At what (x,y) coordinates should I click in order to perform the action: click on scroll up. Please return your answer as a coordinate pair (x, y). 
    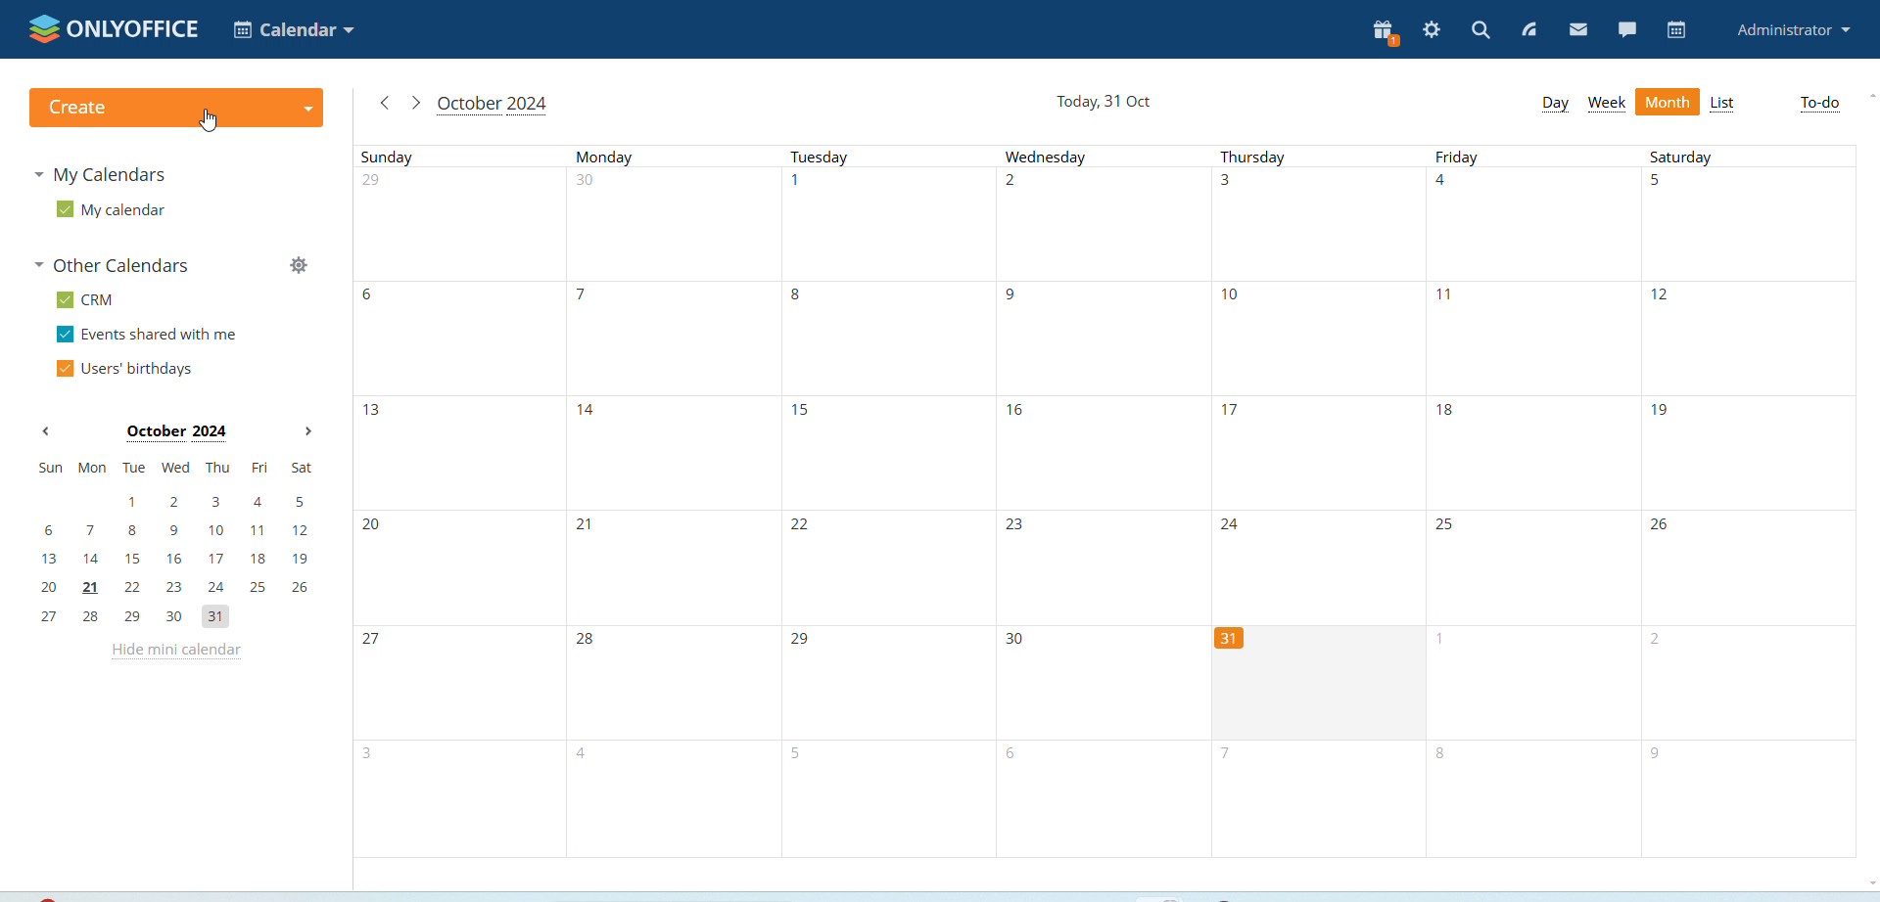
    Looking at the image, I should click on (1871, 95).